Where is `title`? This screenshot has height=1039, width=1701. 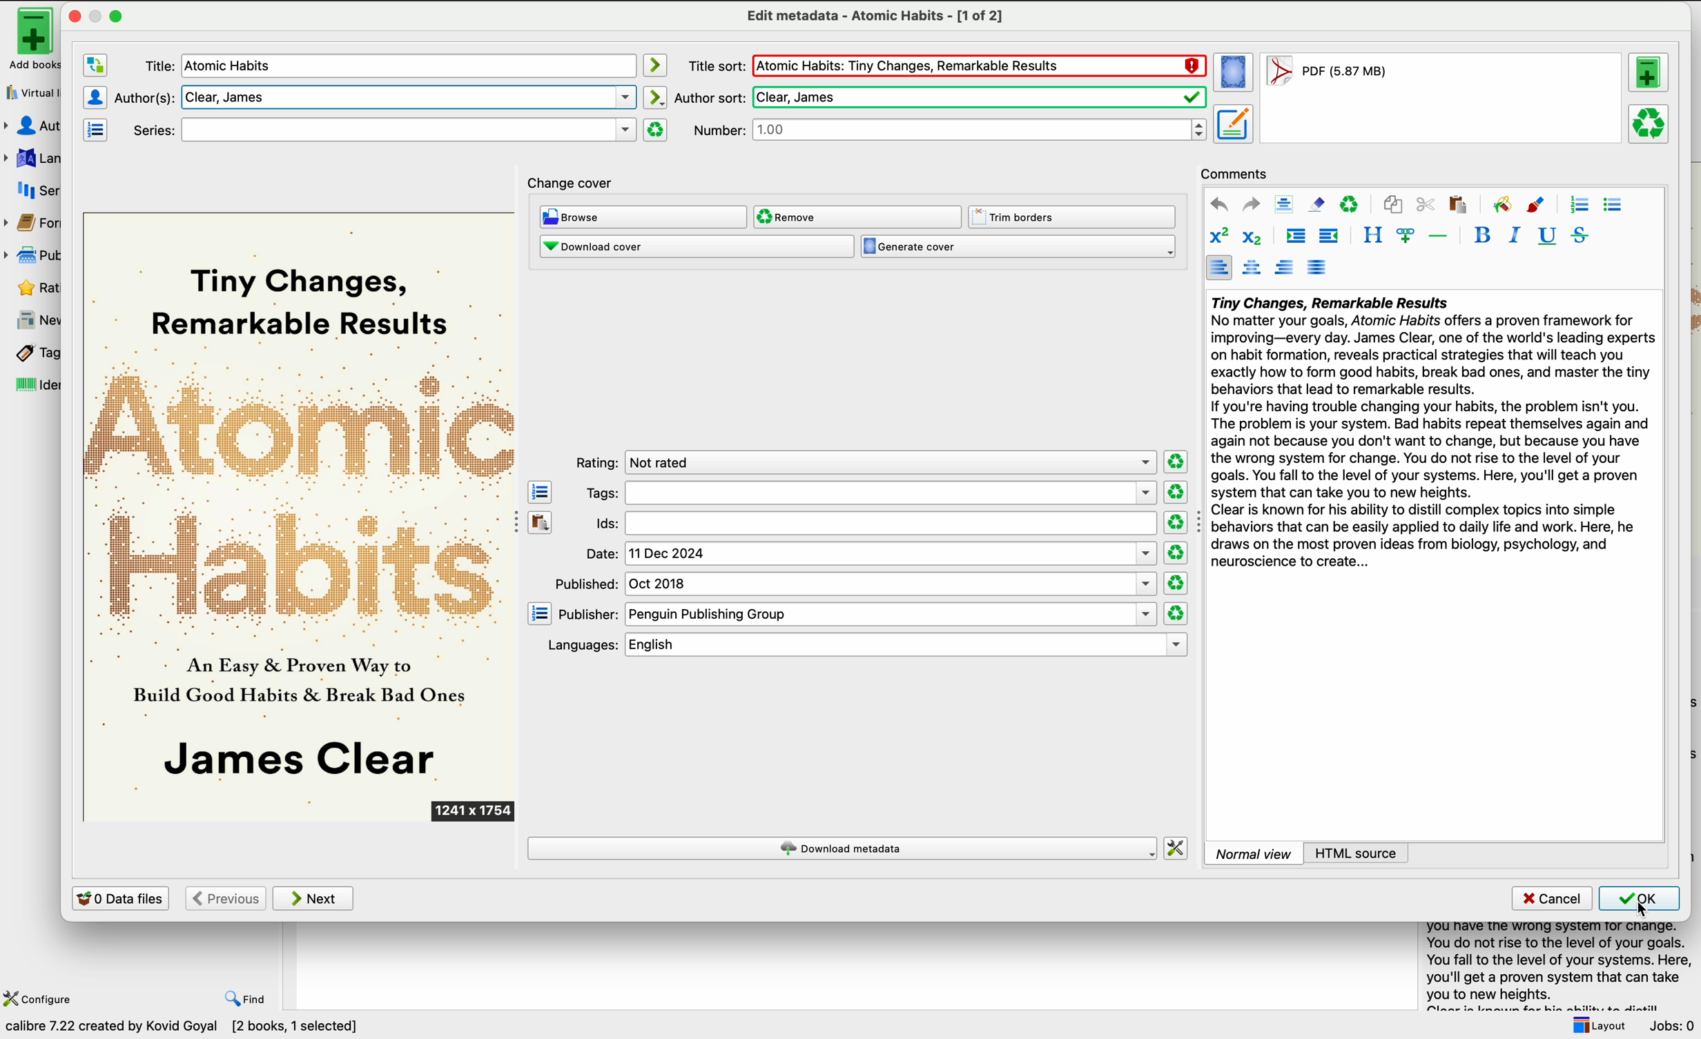 title is located at coordinates (385, 129).